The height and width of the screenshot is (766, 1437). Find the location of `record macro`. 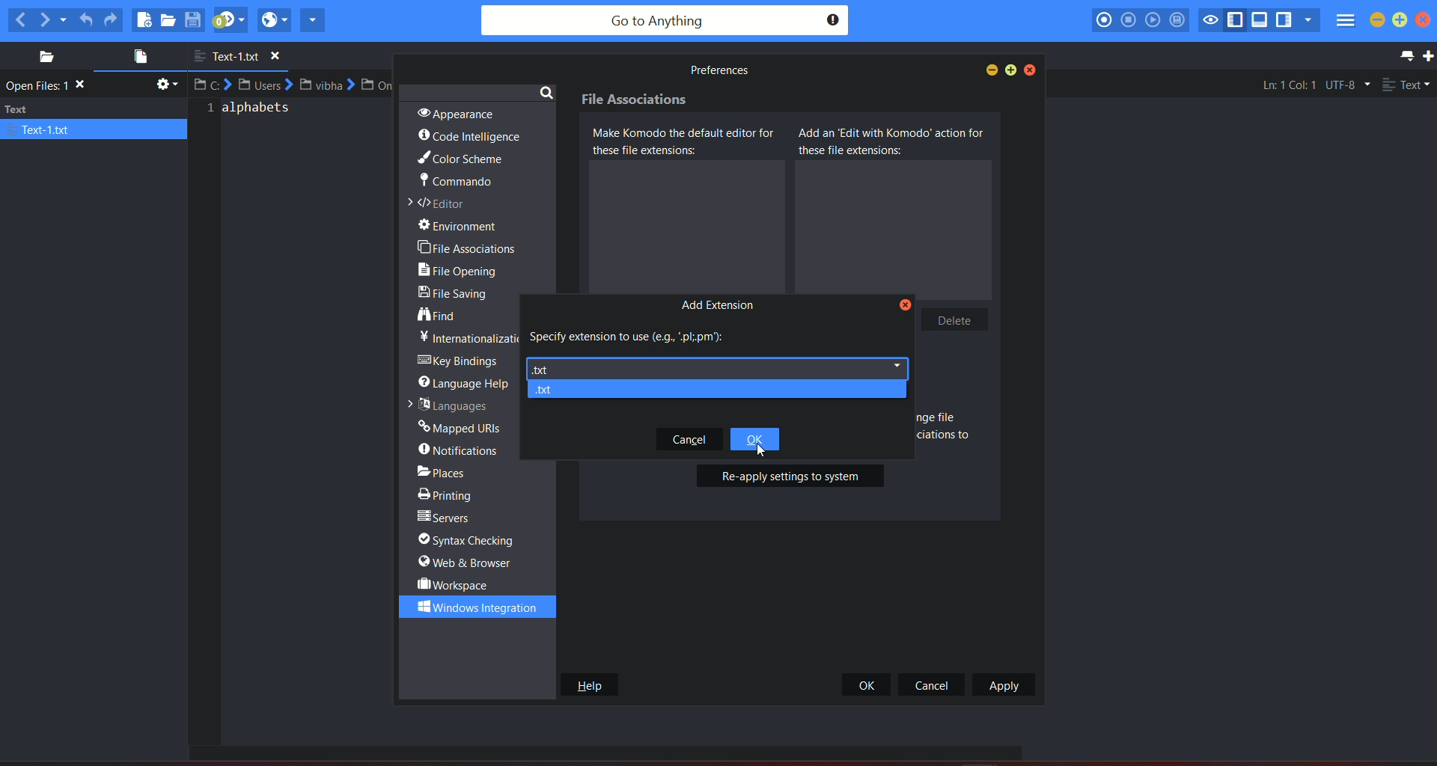

record macro is located at coordinates (1104, 19).